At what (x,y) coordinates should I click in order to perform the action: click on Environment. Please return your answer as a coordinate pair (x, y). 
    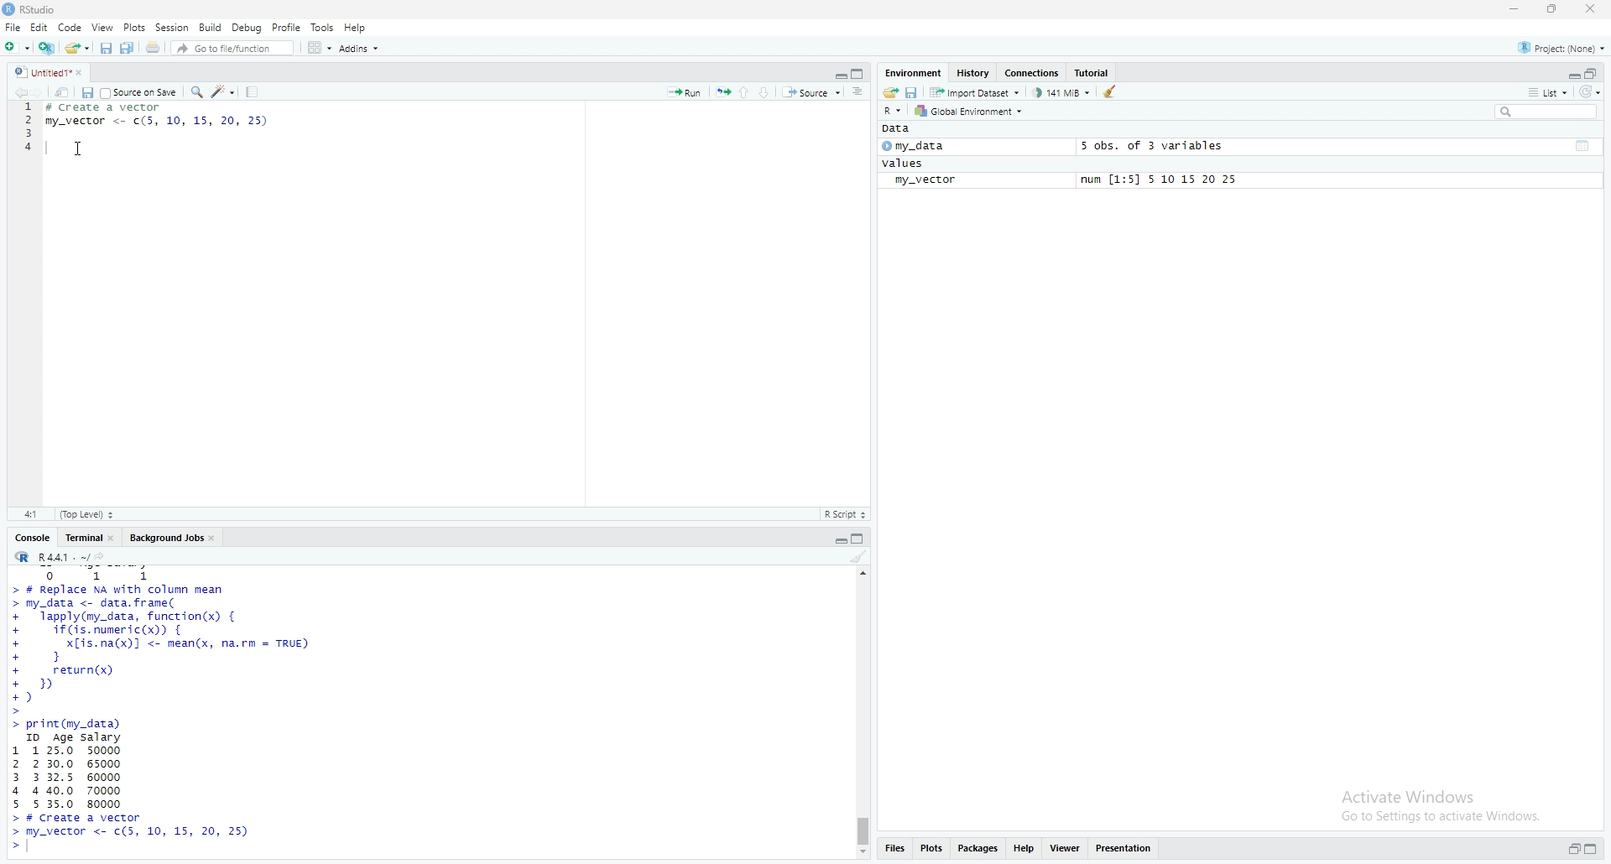
    Looking at the image, I should click on (914, 73).